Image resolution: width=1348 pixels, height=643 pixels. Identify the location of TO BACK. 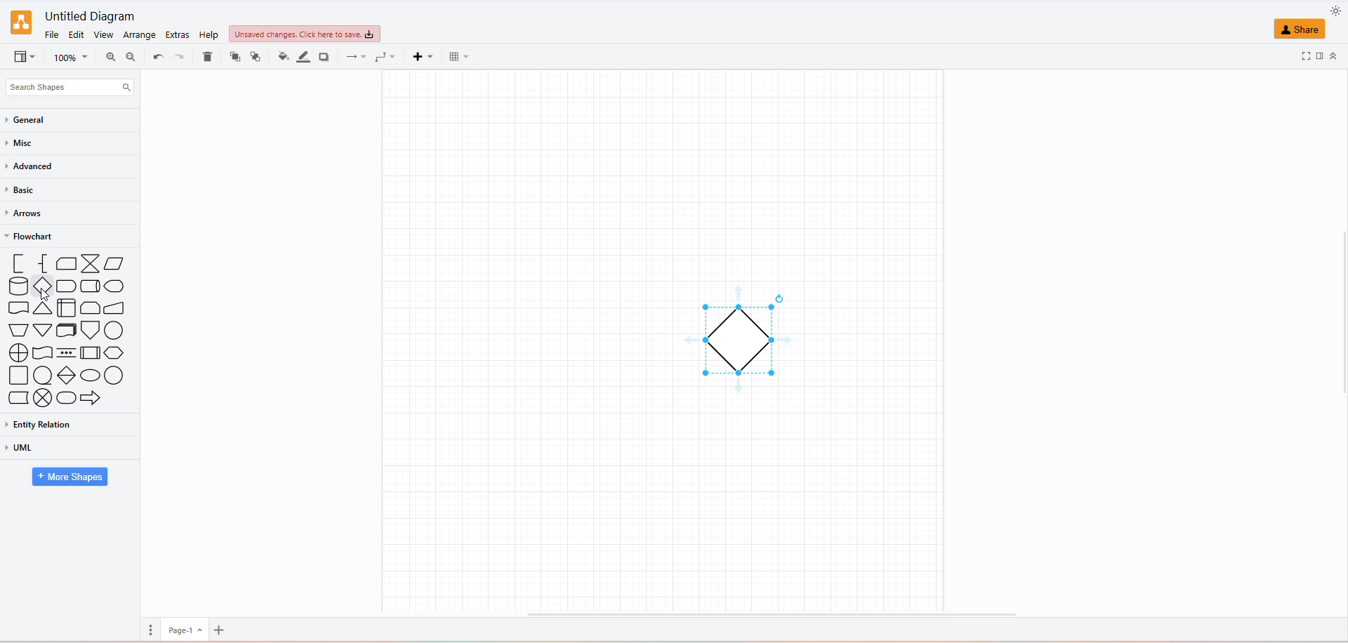
(255, 57).